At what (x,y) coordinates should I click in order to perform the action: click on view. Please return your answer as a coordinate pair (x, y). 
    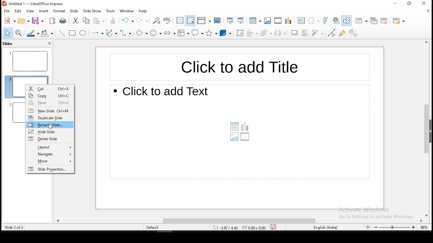
    Looking at the image, I should click on (30, 11).